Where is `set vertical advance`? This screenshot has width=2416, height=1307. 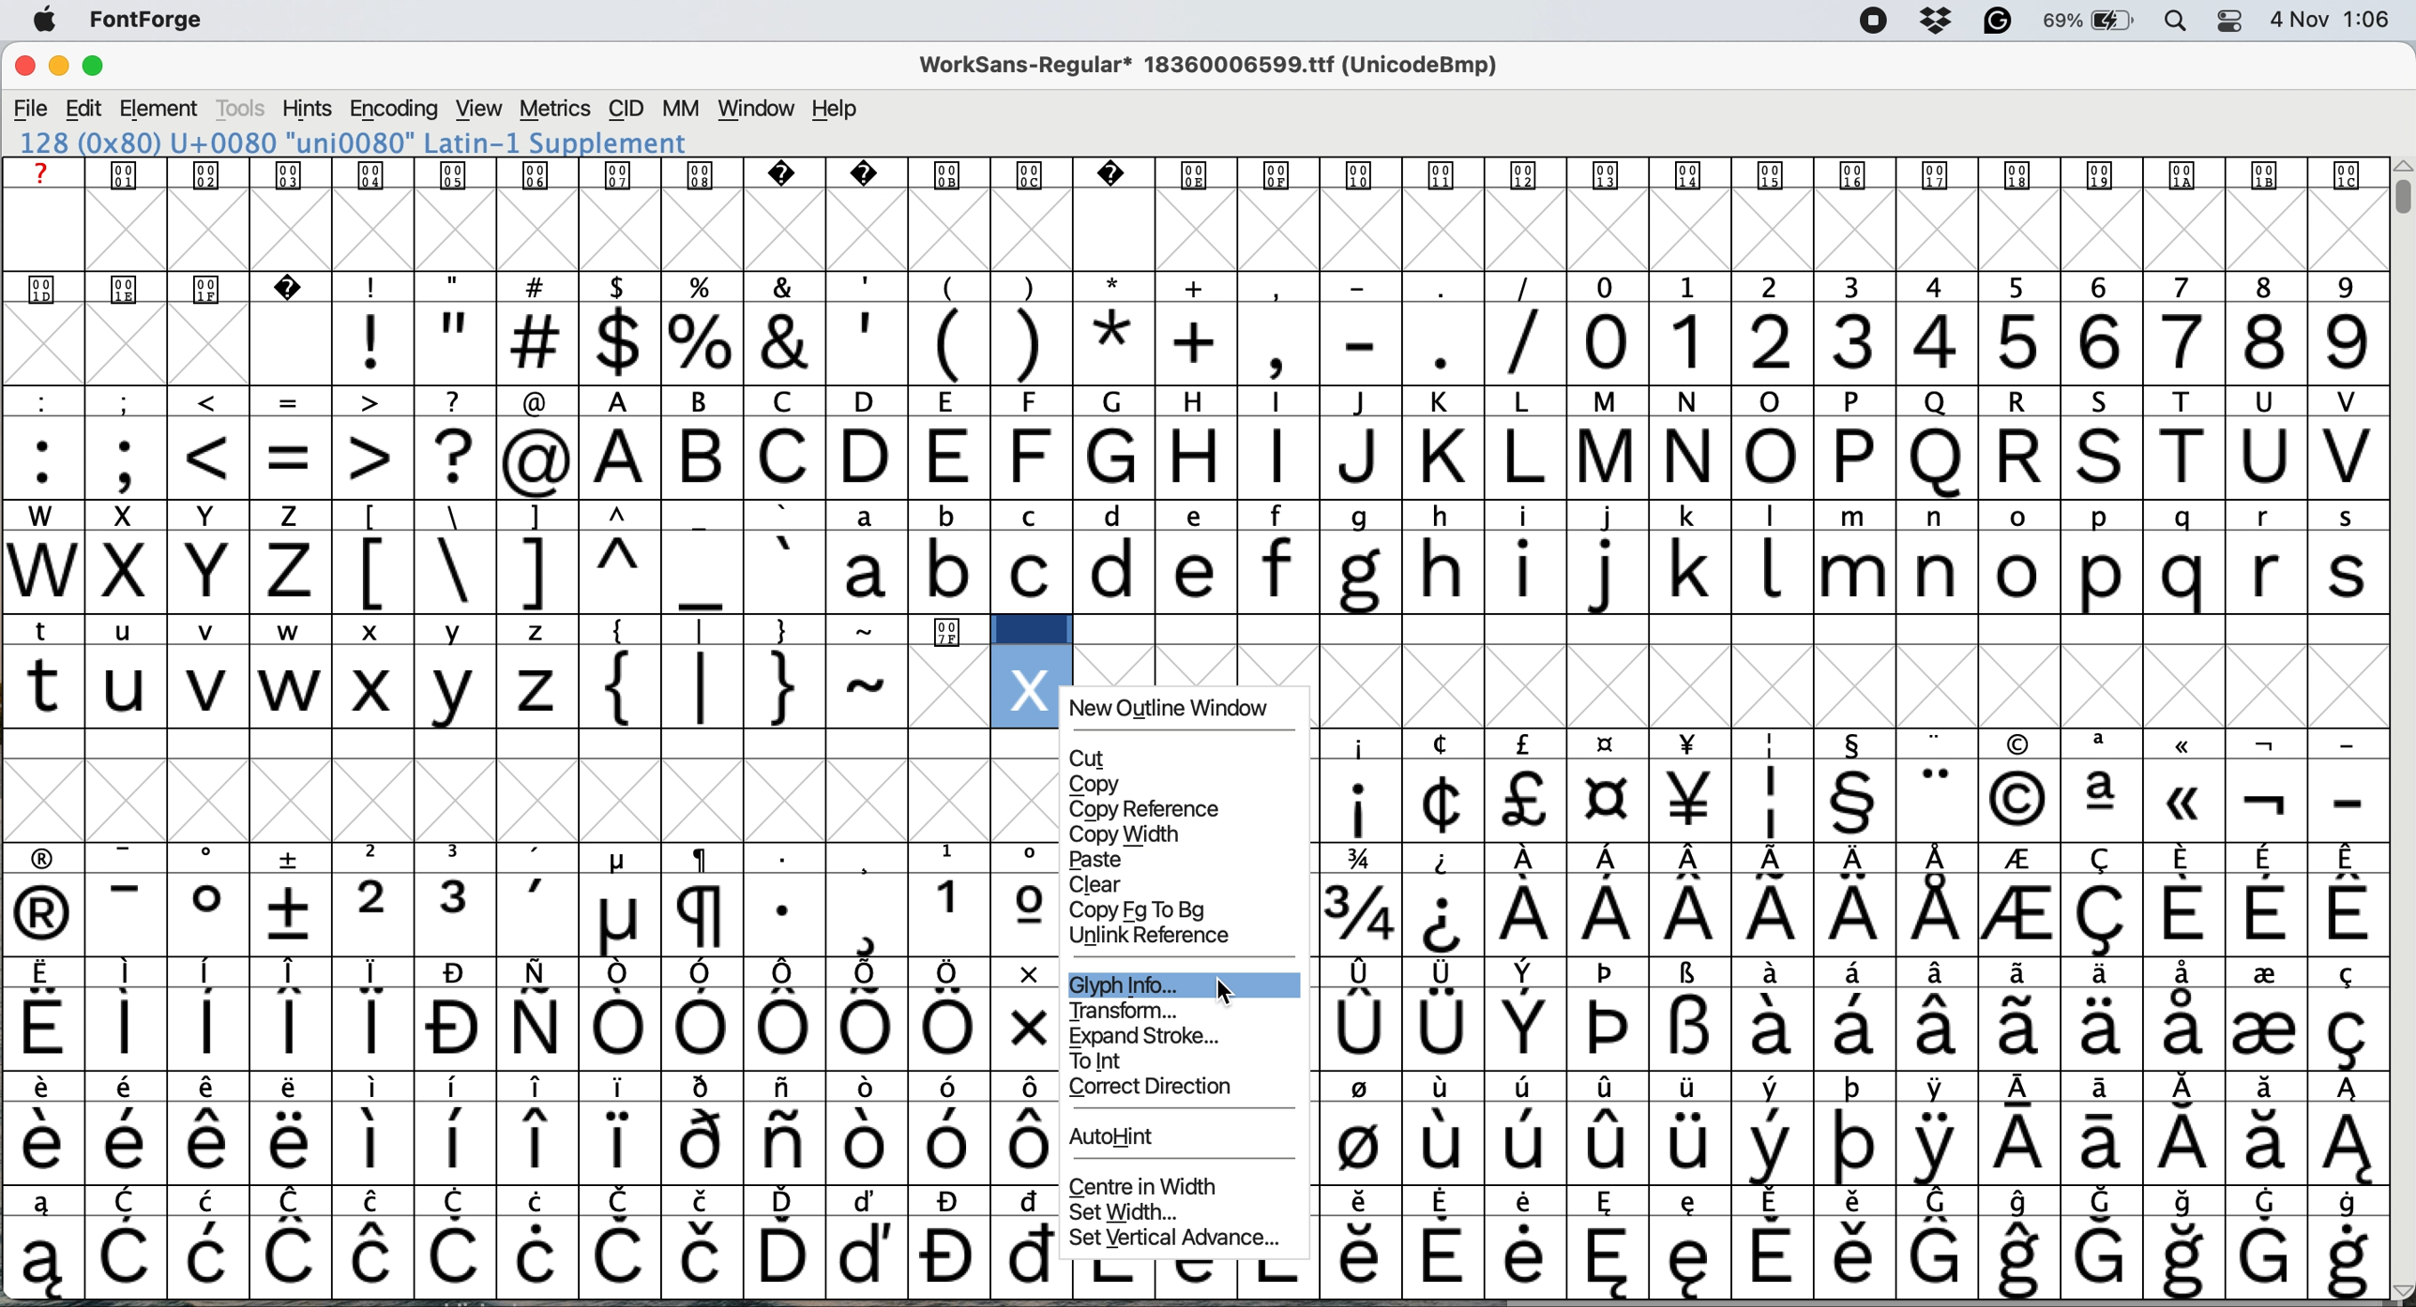 set vertical advance is located at coordinates (1186, 1238).